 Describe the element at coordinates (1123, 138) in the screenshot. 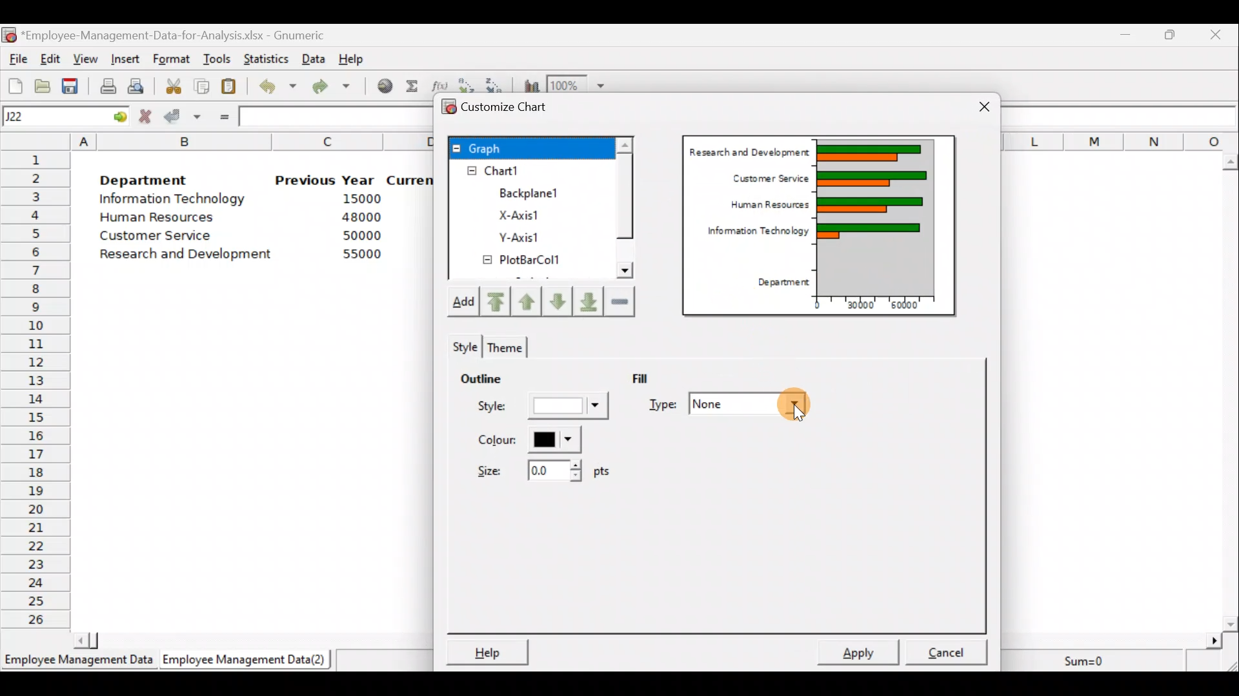

I see `Columns` at that location.